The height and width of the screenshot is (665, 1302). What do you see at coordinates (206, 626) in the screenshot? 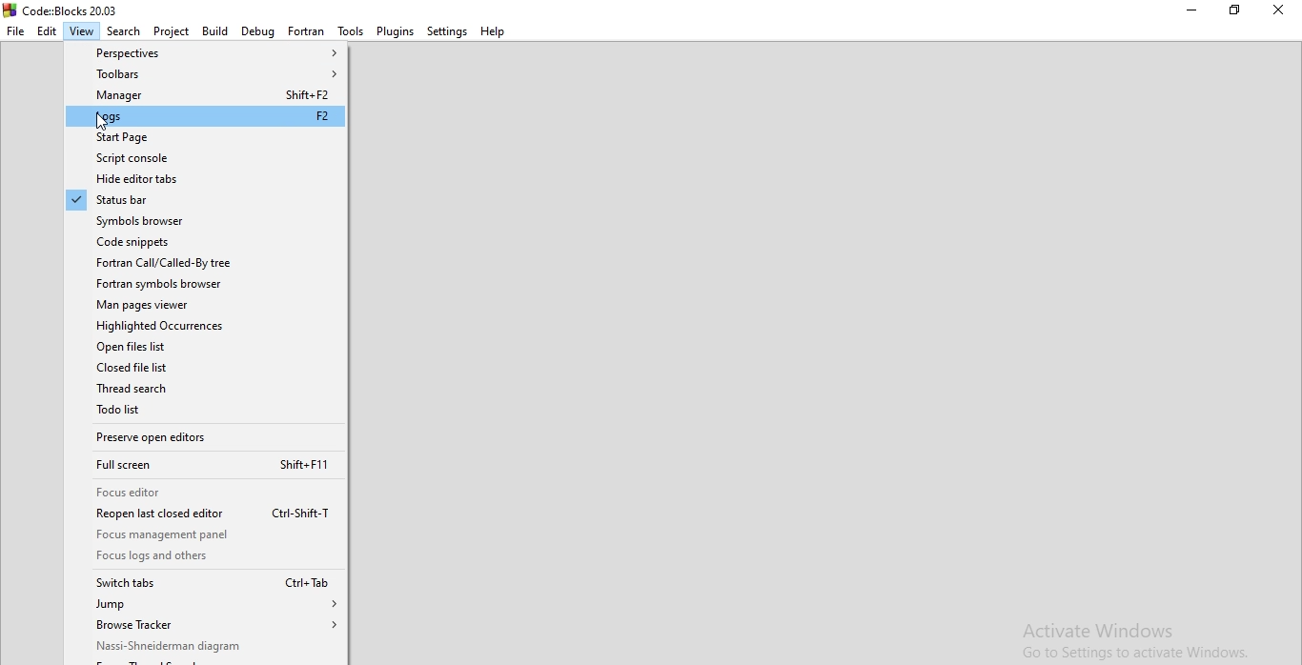
I see `browse tracker` at bounding box center [206, 626].